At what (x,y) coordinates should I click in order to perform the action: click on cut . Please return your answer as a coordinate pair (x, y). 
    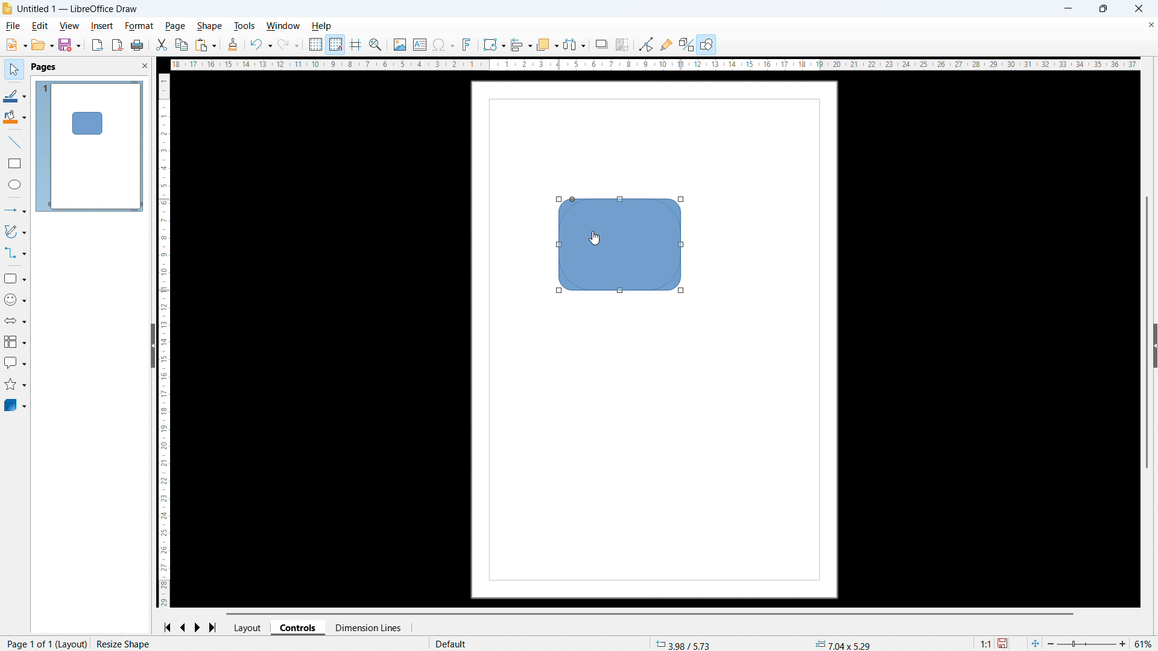
    Looking at the image, I should click on (160, 45).